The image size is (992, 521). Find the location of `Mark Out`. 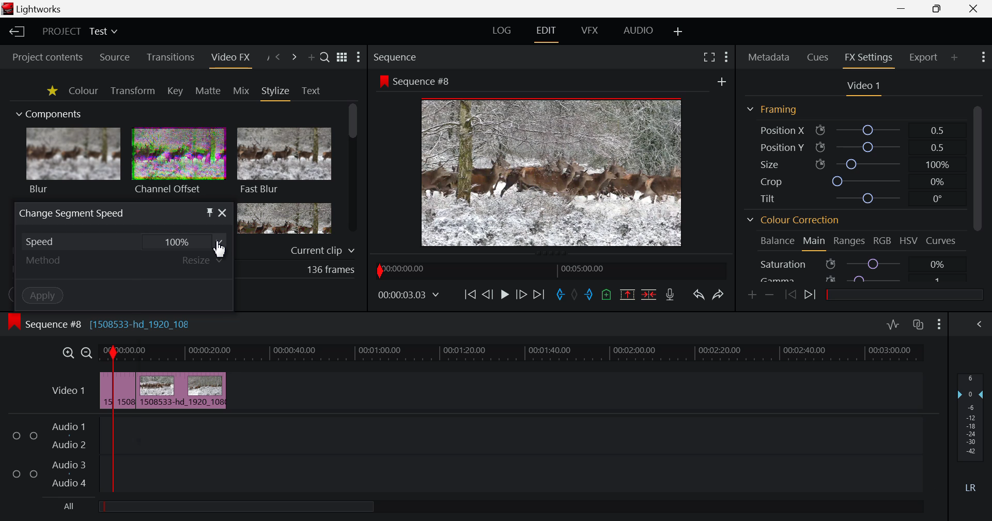

Mark Out is located at coordinates (592, 296).